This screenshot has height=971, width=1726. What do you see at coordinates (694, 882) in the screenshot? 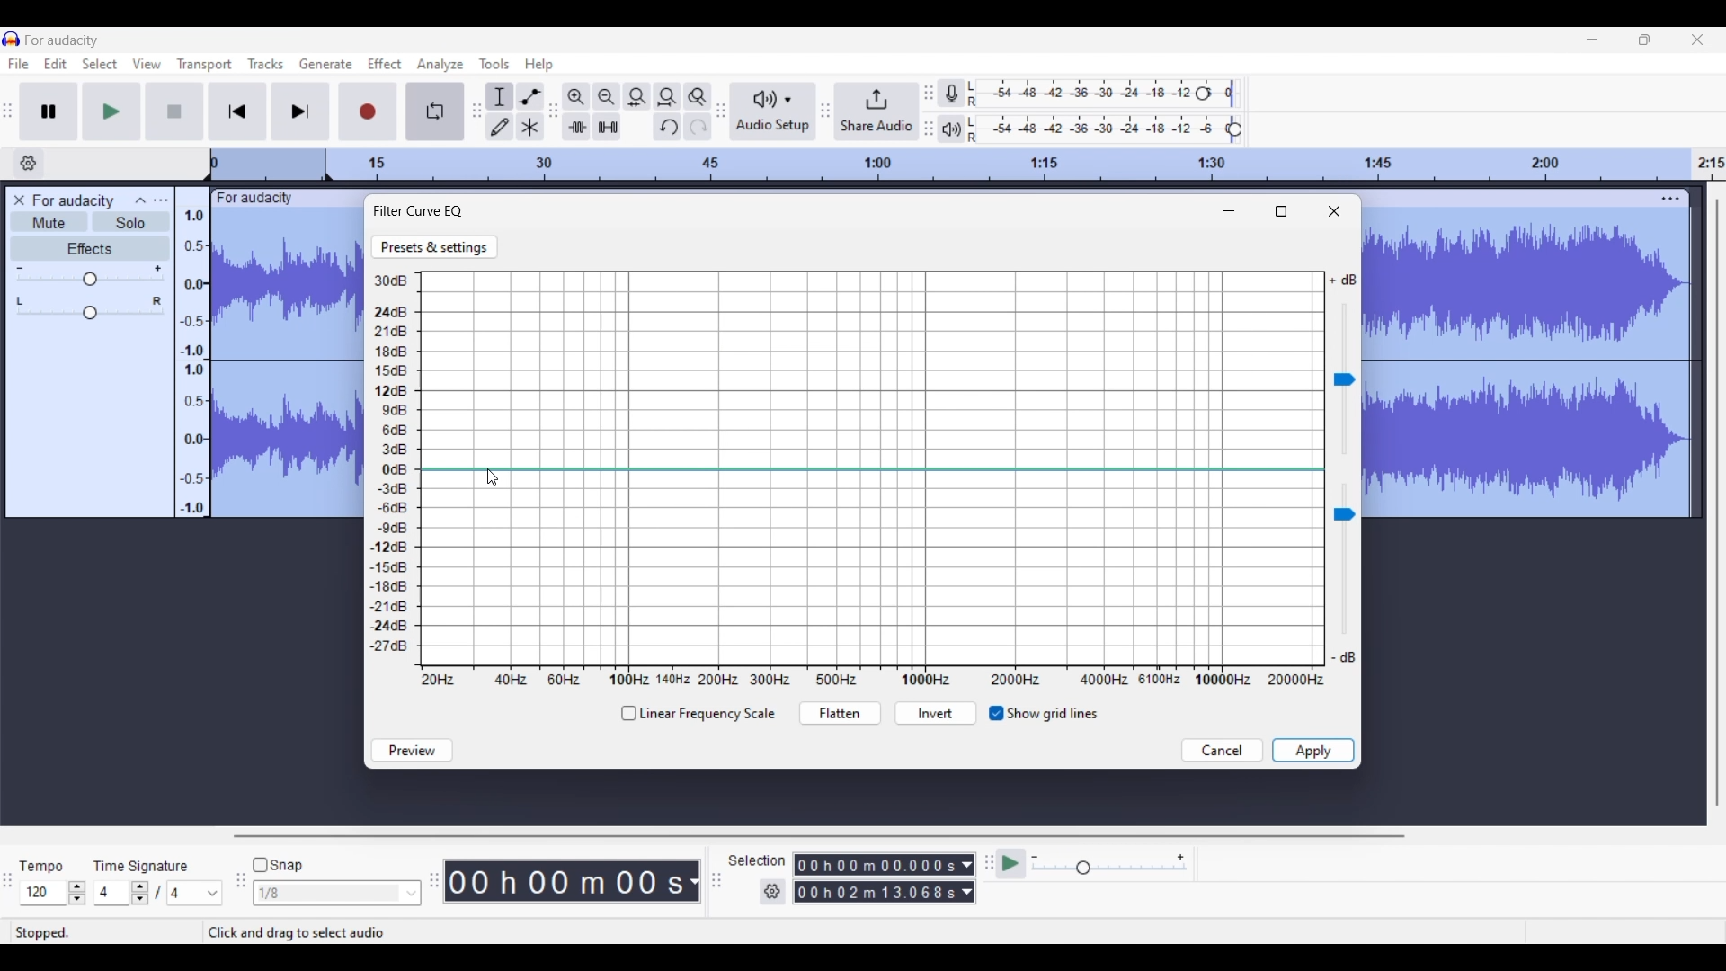
I see `Audio record duration` at bounding box center [694, 882].